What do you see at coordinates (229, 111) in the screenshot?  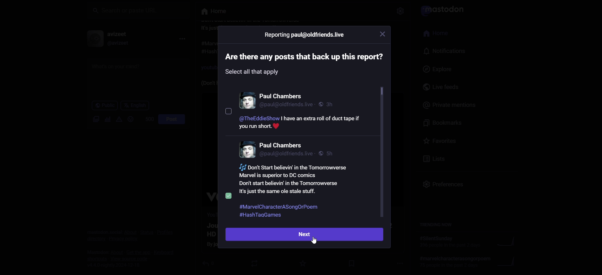 I see `` at bounding box center [229, 111].